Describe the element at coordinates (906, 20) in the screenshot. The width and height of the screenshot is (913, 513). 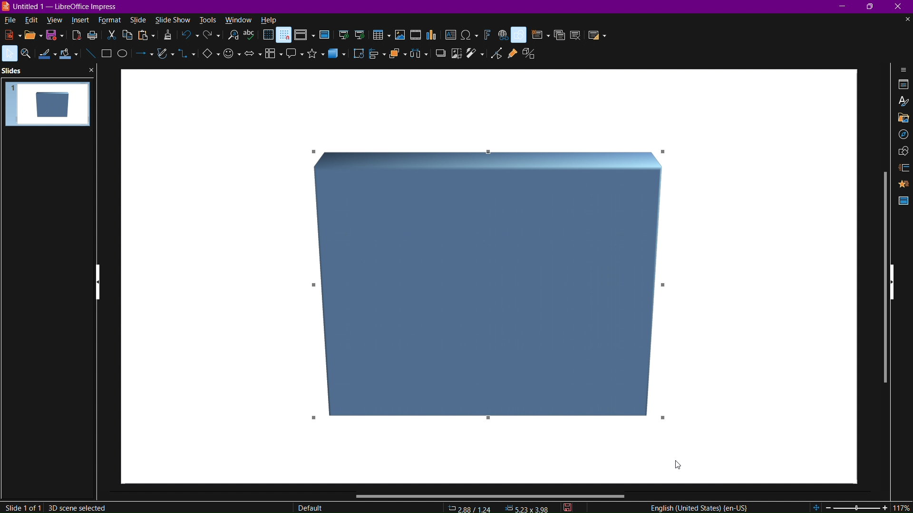
I see `close document` at that location.